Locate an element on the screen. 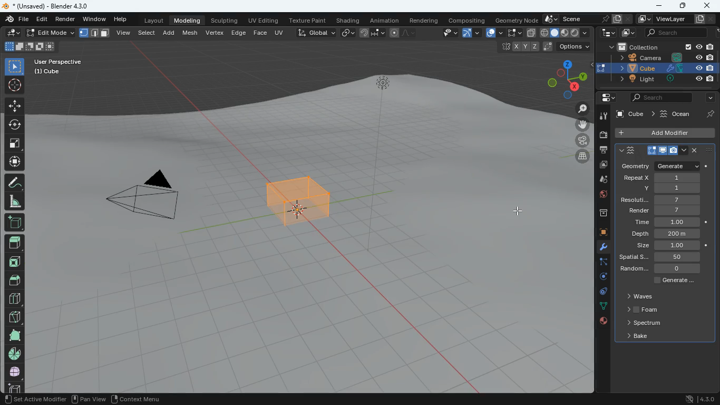 This screenshot has height=405, width=720. geometry is located at coordinates (660, 166).